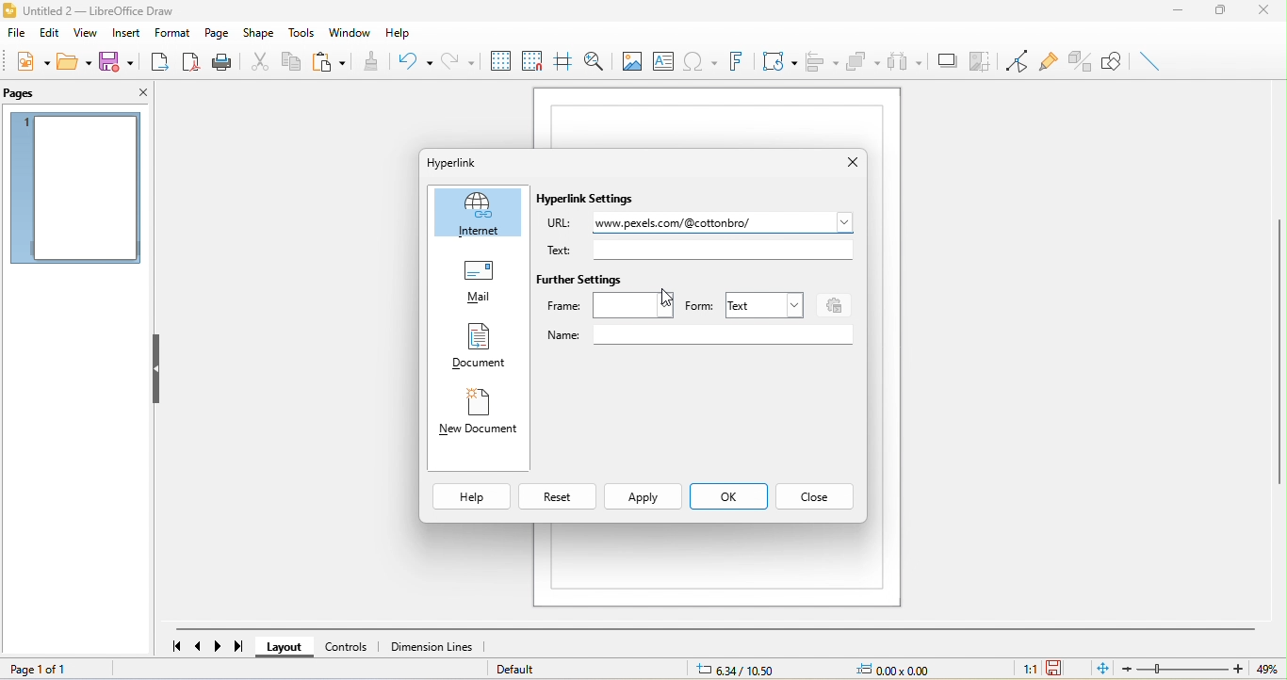  What do you see at coordinates (1046, 61) in the screenshot?
I see `gluepoint function` at bounding box center [1046, 61].